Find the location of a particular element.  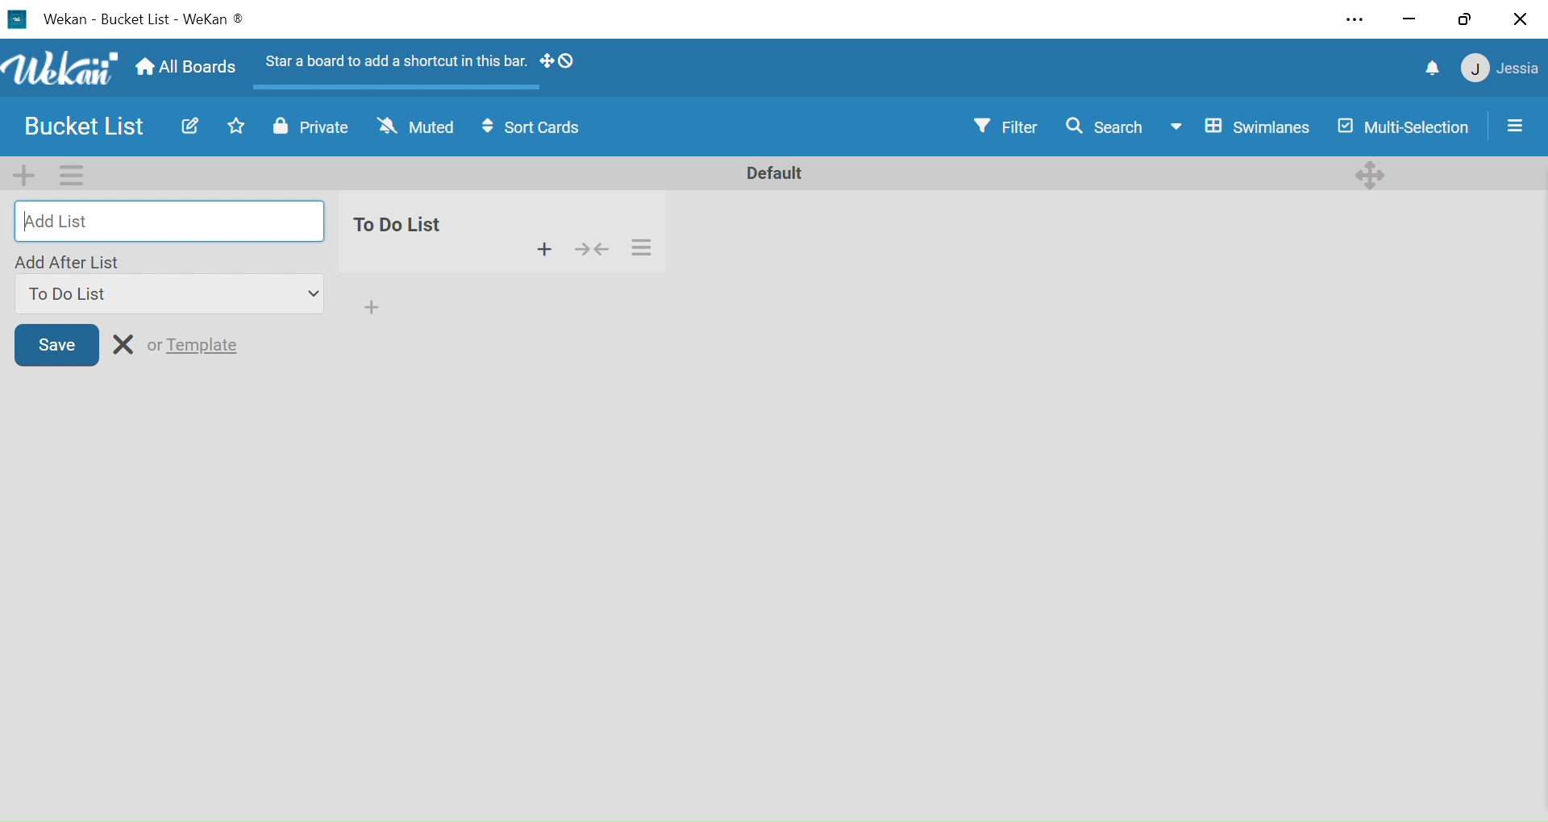

Toggle handle on/off is located at coordinates (558, 64).